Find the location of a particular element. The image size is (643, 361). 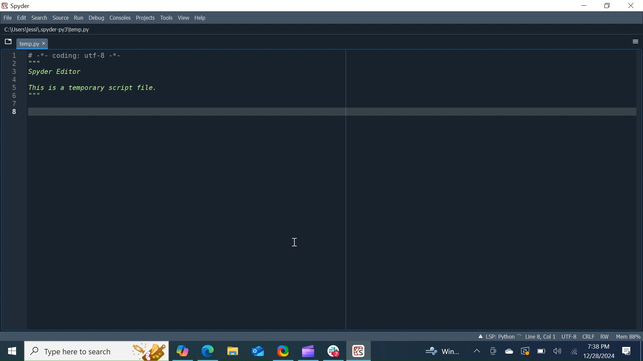

Spyder Desktop Icon is located at coordinates (16, 6).